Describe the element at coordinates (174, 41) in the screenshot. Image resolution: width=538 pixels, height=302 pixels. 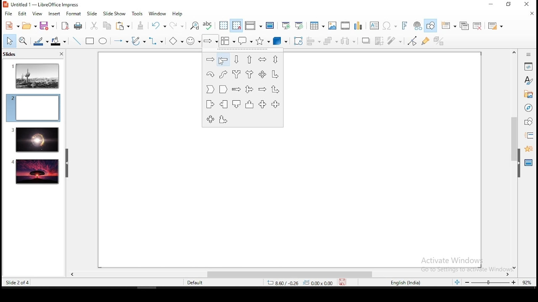
I see `basic shapes` at that location.